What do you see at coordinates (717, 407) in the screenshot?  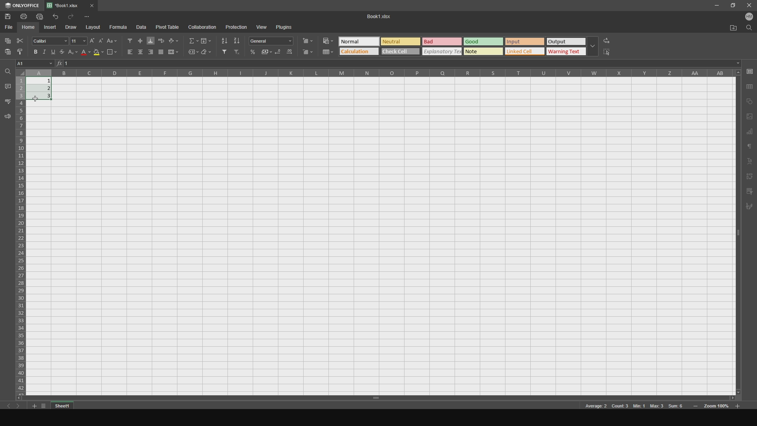 I see `zoom` at bounding box center [717, 407].